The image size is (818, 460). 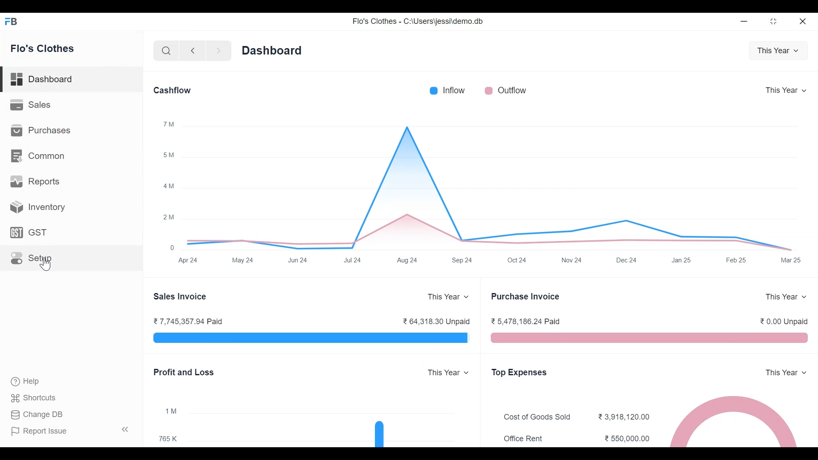 What do you see at coordinates (804, 20) in the screenshot?
I see `close` at bounding box center [804, 20].